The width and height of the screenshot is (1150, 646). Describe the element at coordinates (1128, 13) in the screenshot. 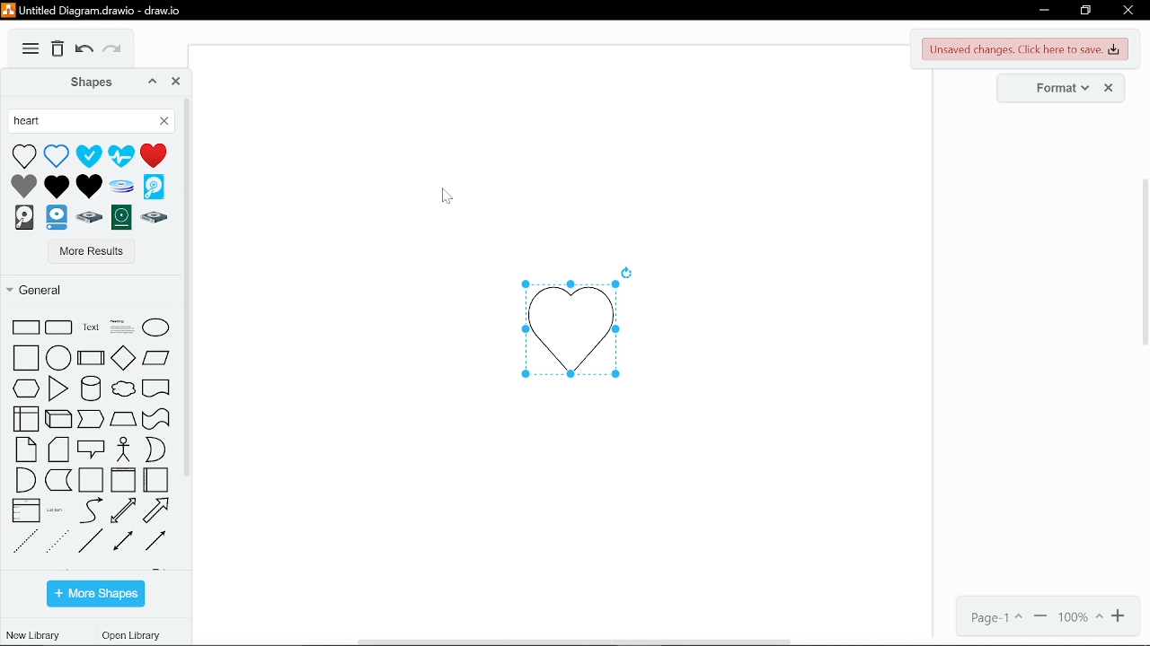

I see `close` at that location.